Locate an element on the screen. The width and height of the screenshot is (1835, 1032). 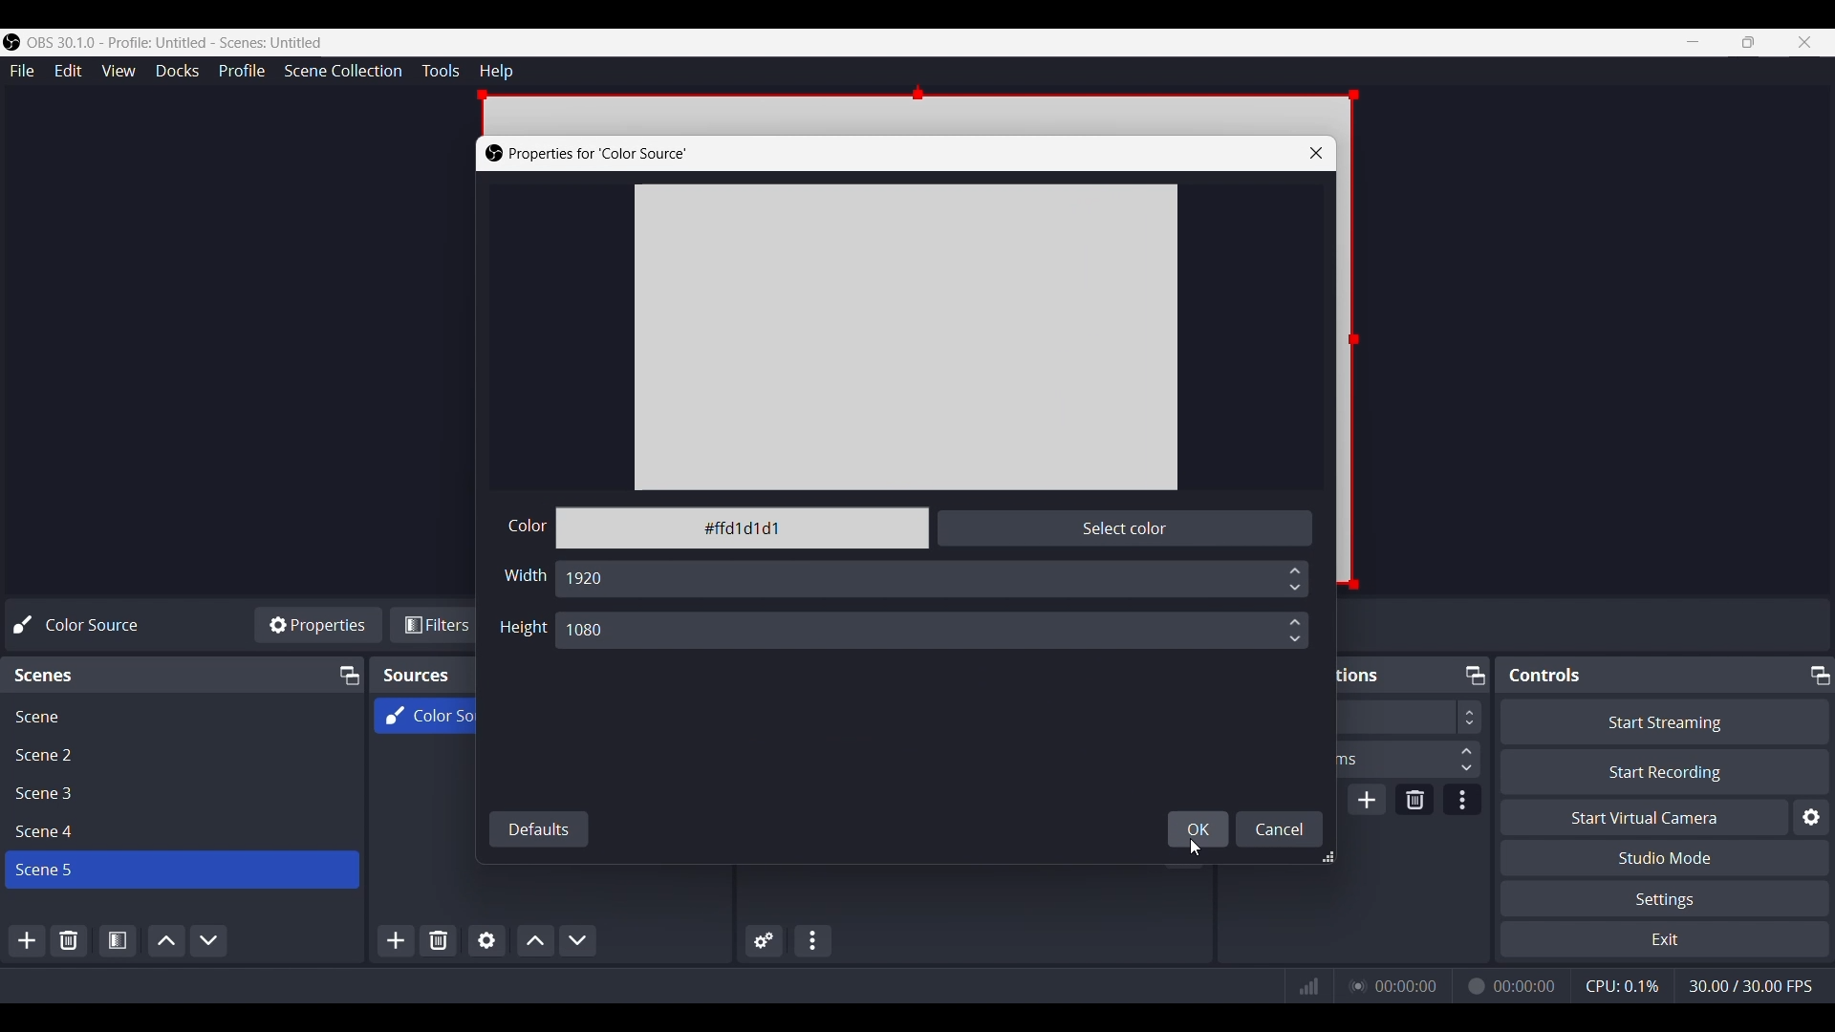
Maximize is located at coordinates (1820, 674).